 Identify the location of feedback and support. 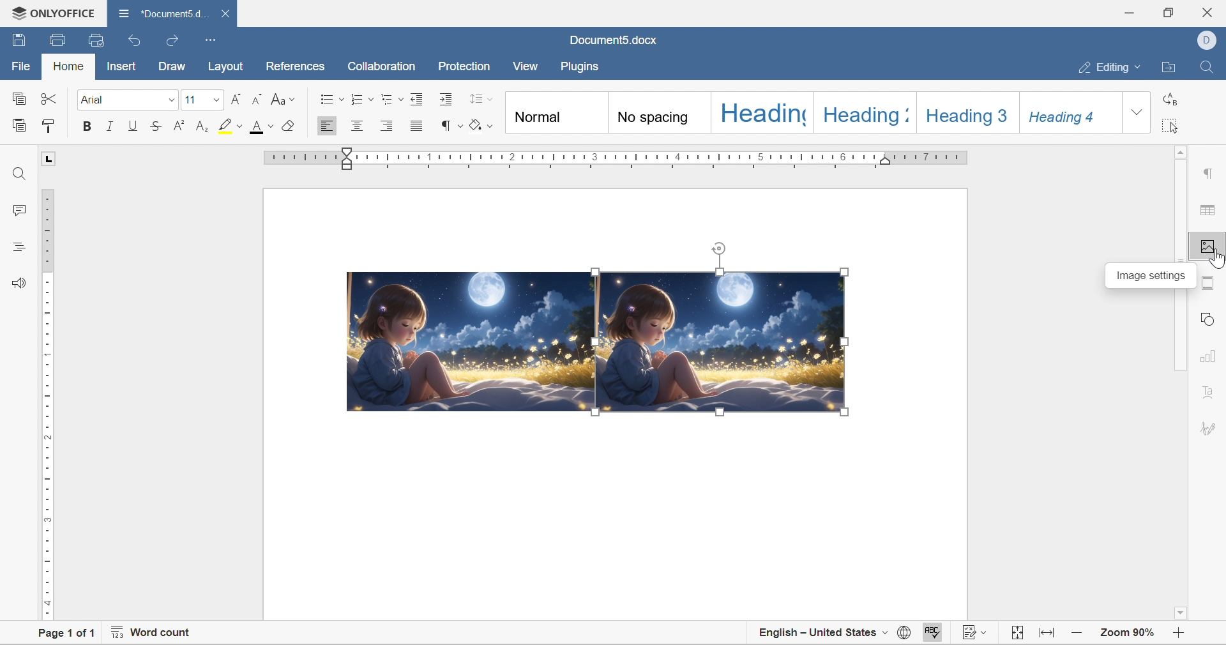
(21, 283).